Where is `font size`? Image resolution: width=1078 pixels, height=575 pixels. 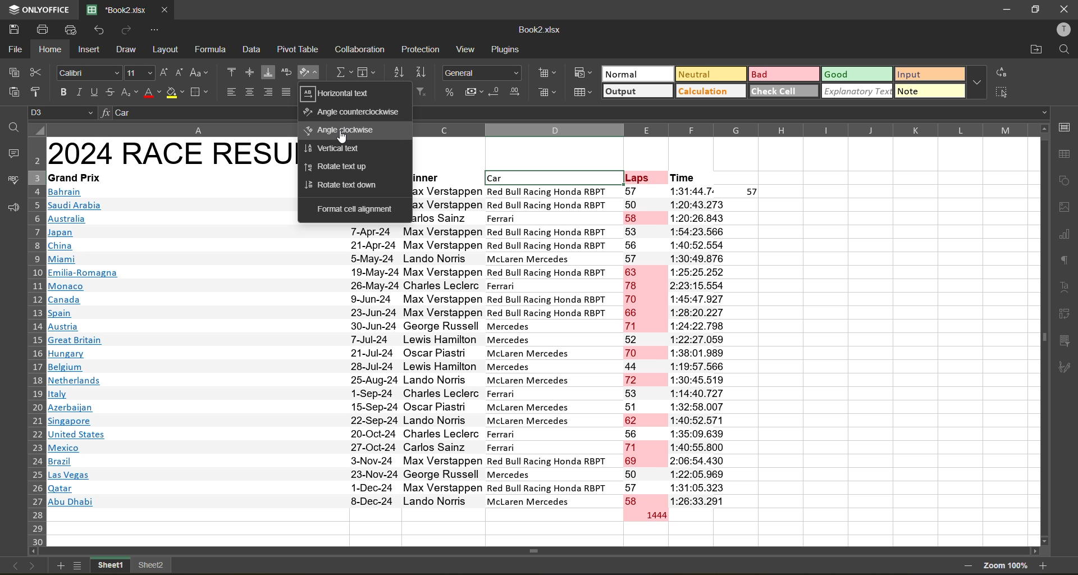 font size is located at coordinates (139, 73).